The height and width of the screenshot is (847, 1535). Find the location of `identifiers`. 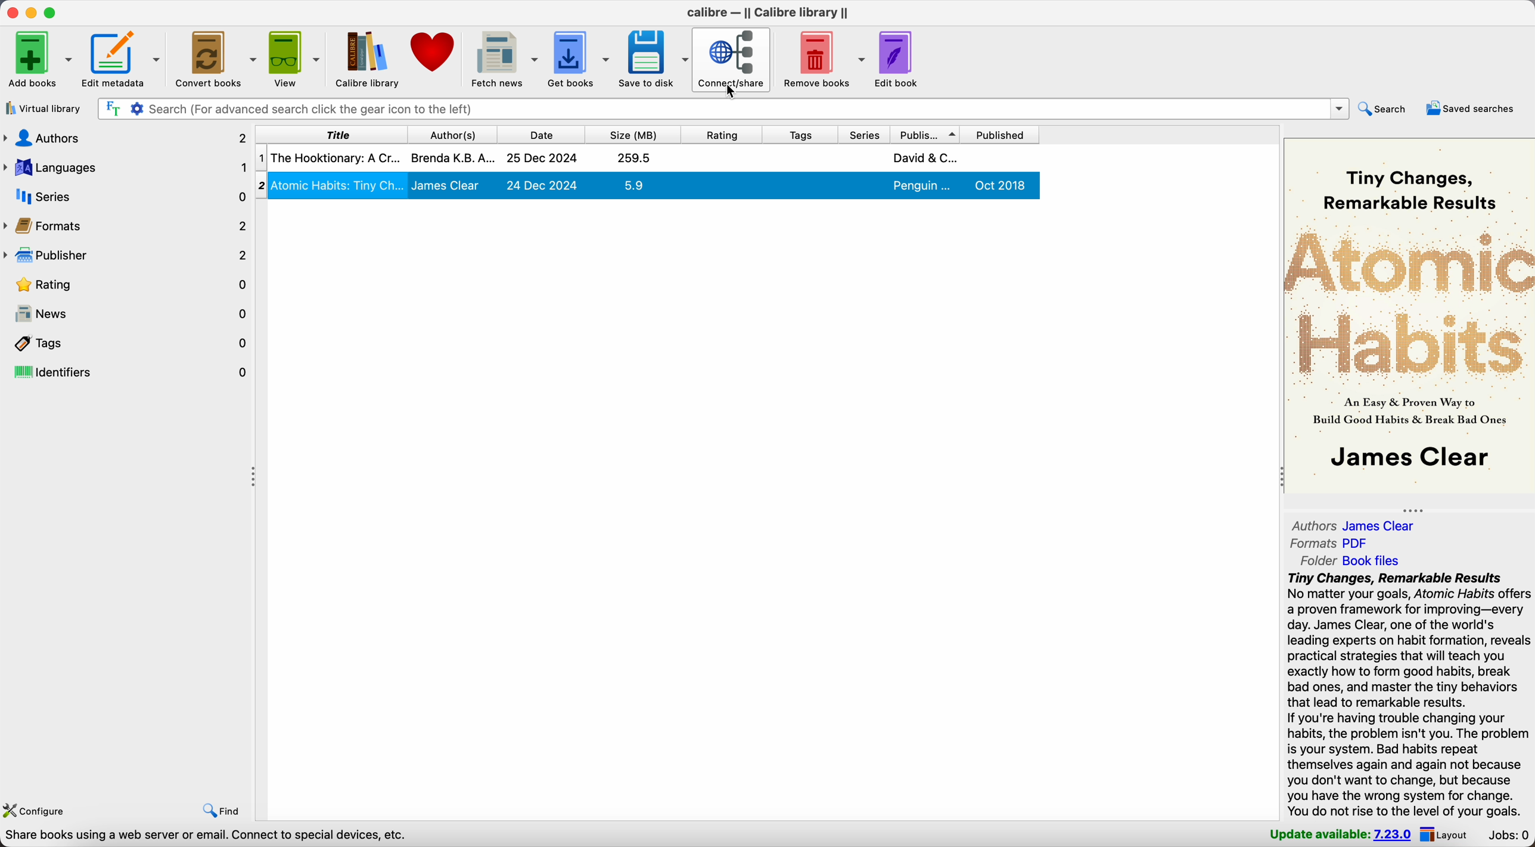

identifiers is located at coordinates (127, 373).